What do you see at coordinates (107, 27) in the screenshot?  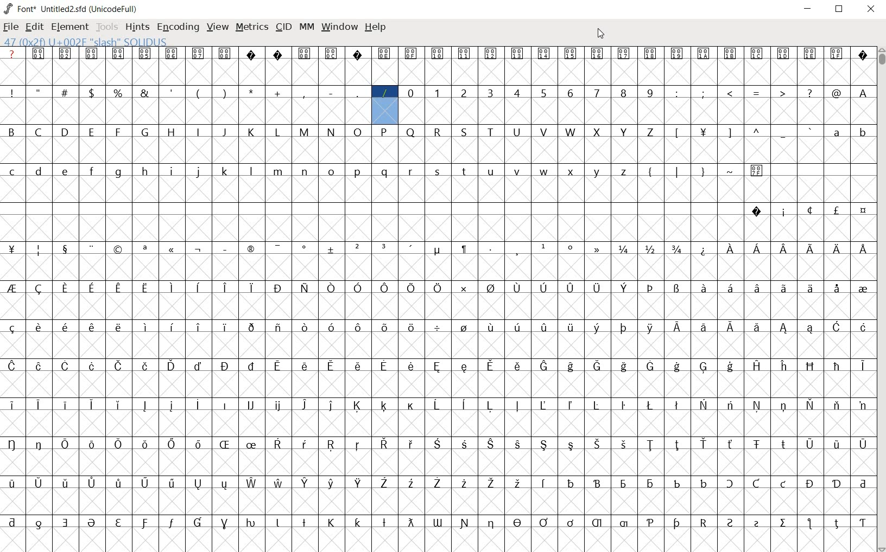 I see `TOOLS` at bounding box center [107, 27].